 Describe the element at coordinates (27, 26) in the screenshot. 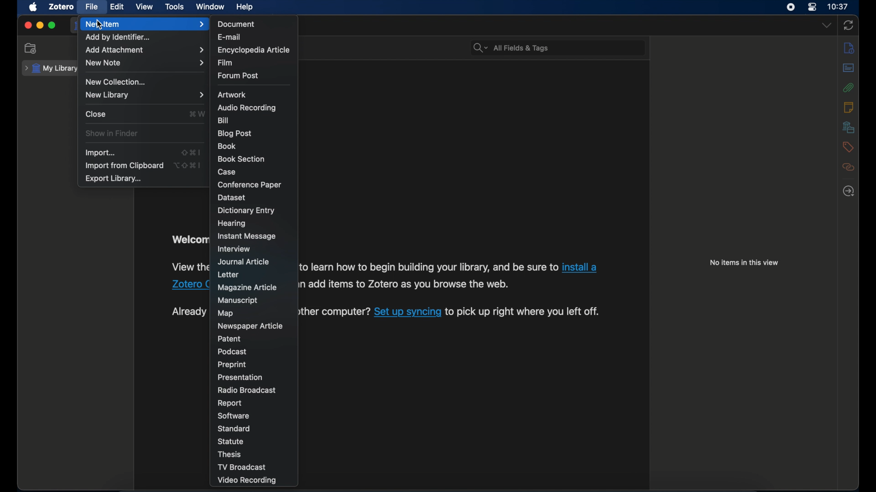

I see `close` at that location.